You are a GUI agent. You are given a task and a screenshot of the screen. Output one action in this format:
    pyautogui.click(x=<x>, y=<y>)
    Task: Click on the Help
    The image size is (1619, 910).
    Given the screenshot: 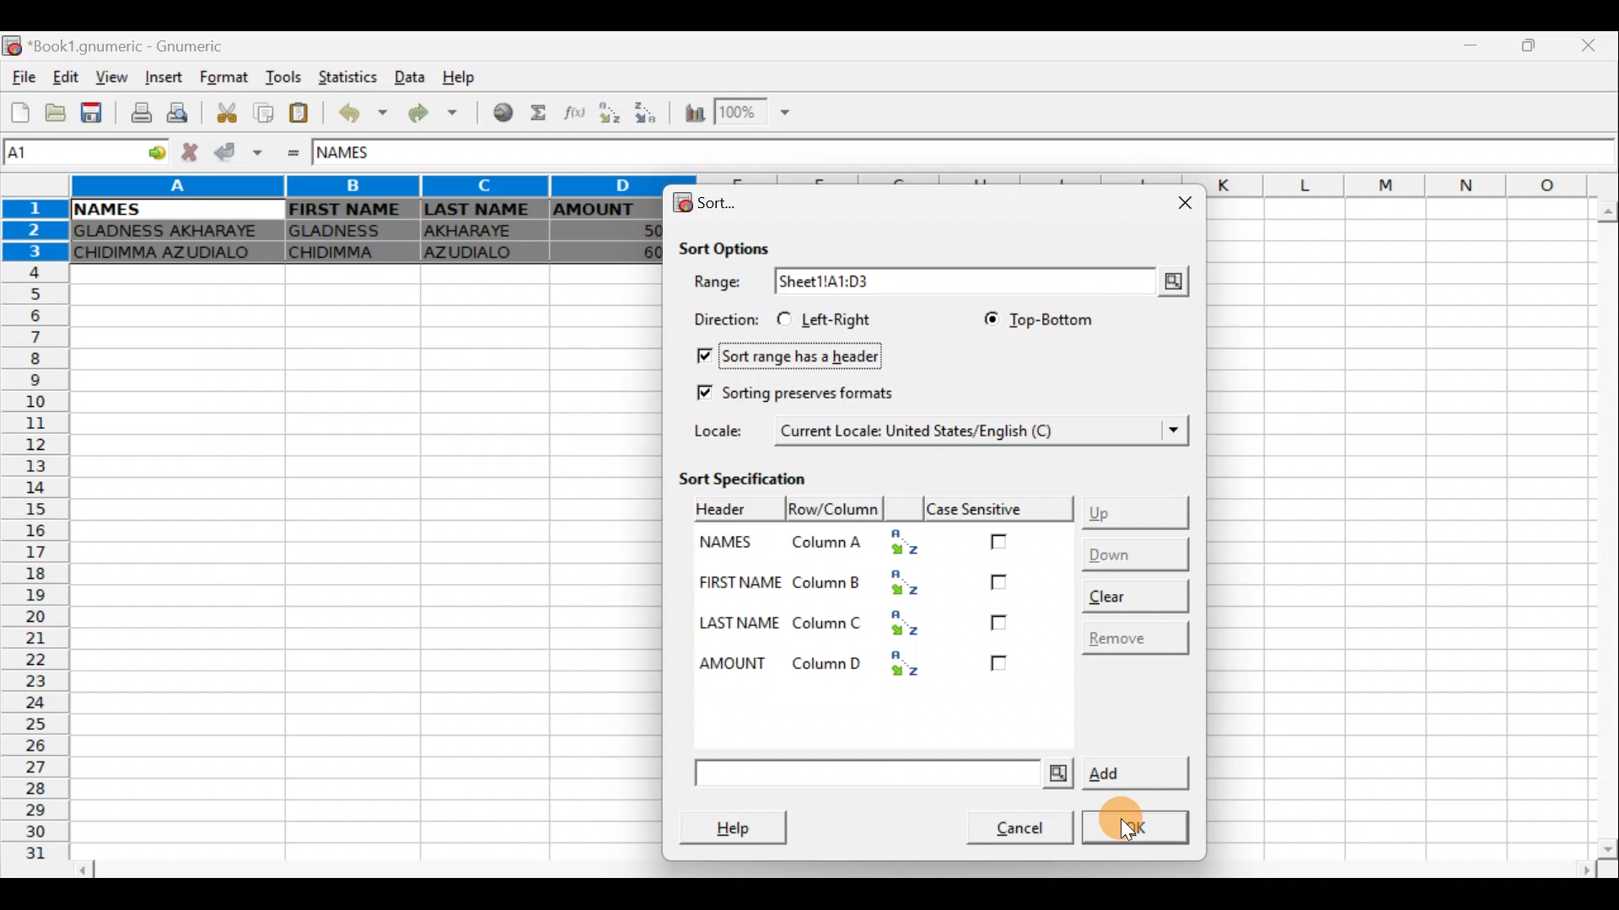 What is the action you would take?
    pyautogui.click(x=471, y=73)
    